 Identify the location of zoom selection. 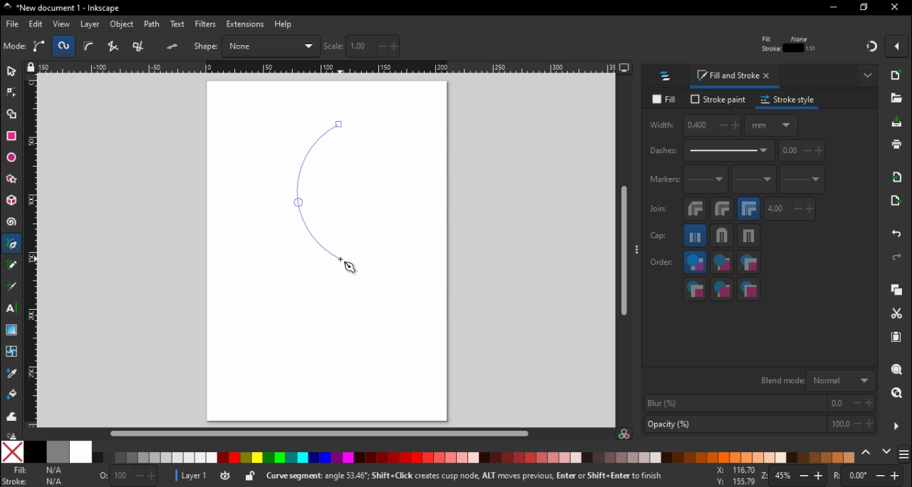
(898, 370).